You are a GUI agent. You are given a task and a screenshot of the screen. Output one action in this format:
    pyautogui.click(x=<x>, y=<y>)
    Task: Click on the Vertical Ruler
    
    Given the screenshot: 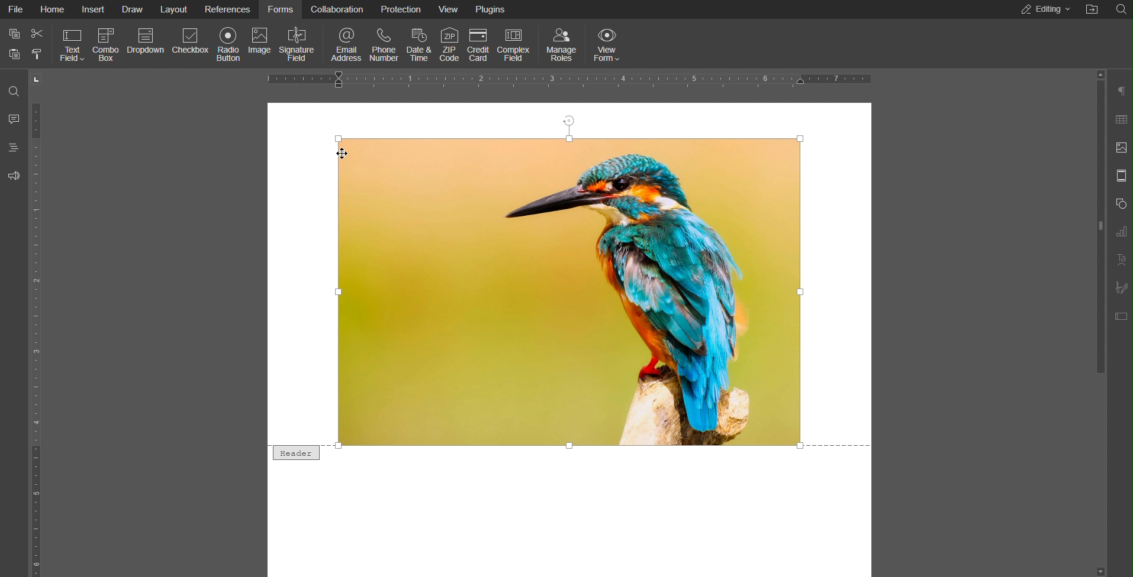 What is the action you would take?
    pyautogui.click(x=39, y=323)
    